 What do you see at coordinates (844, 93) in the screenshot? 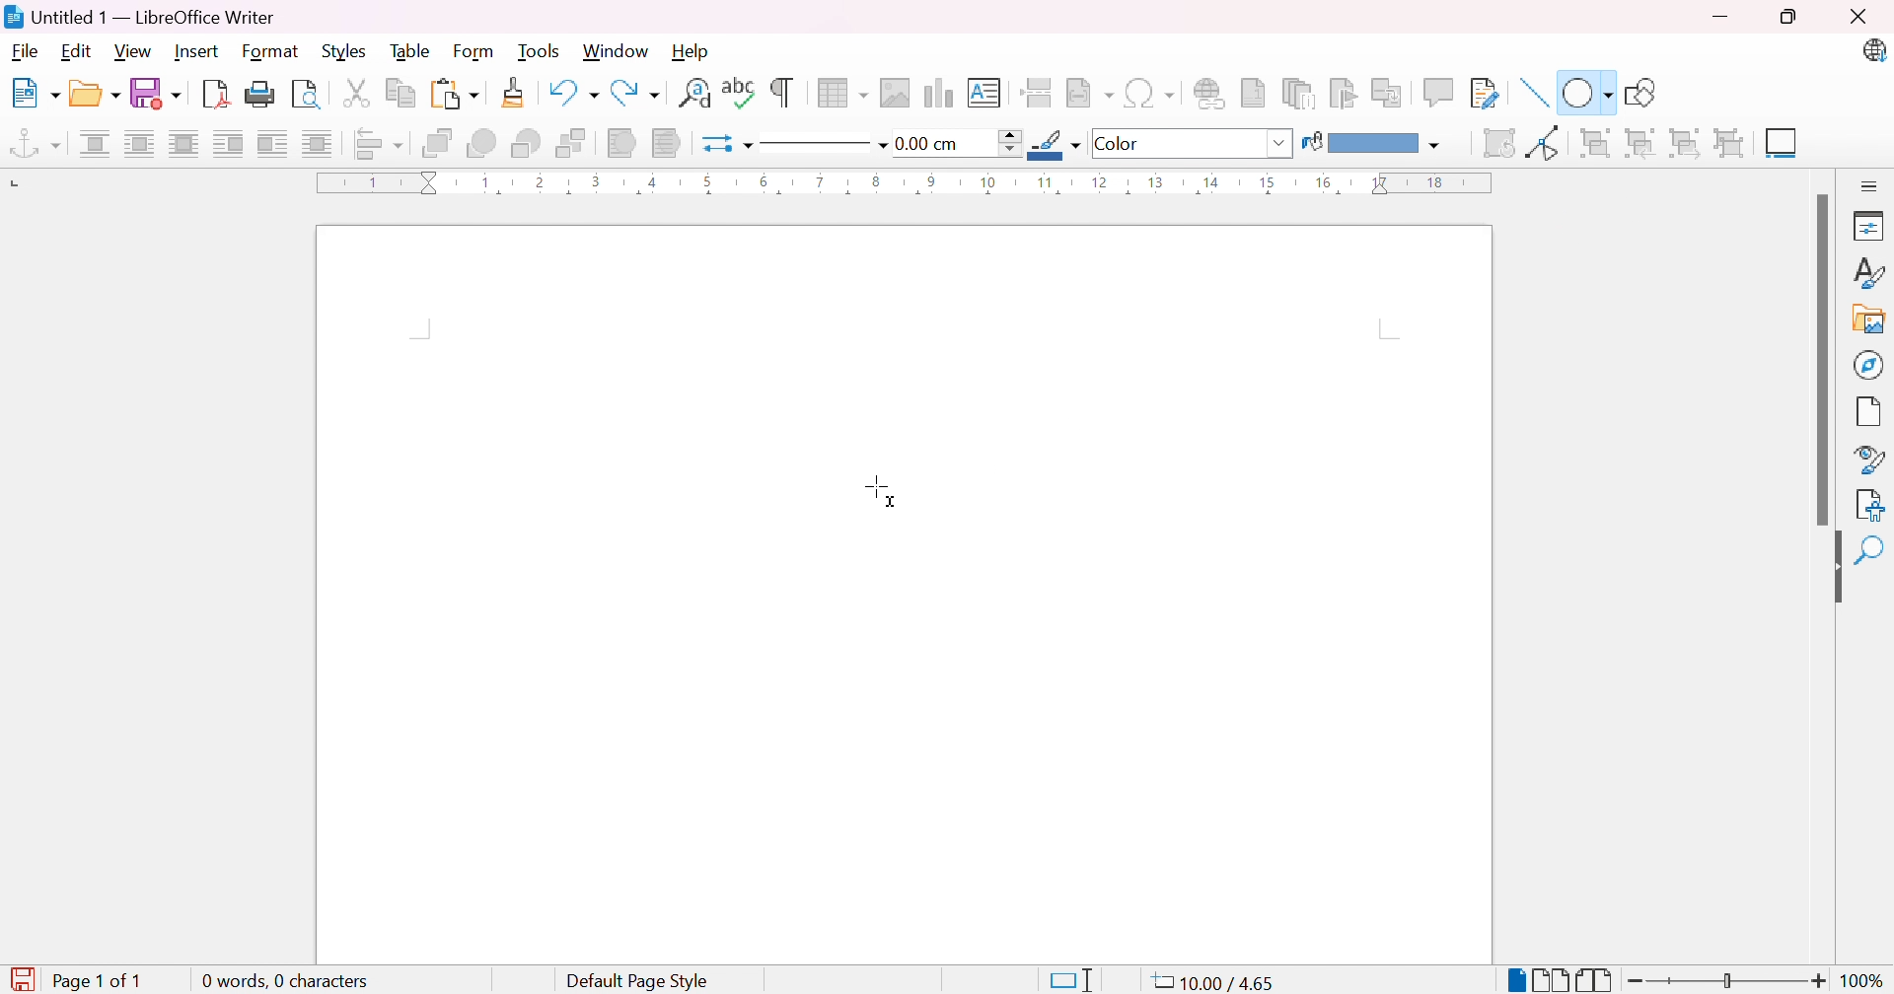
I see `Insert table` at bounding box center [844, 93].